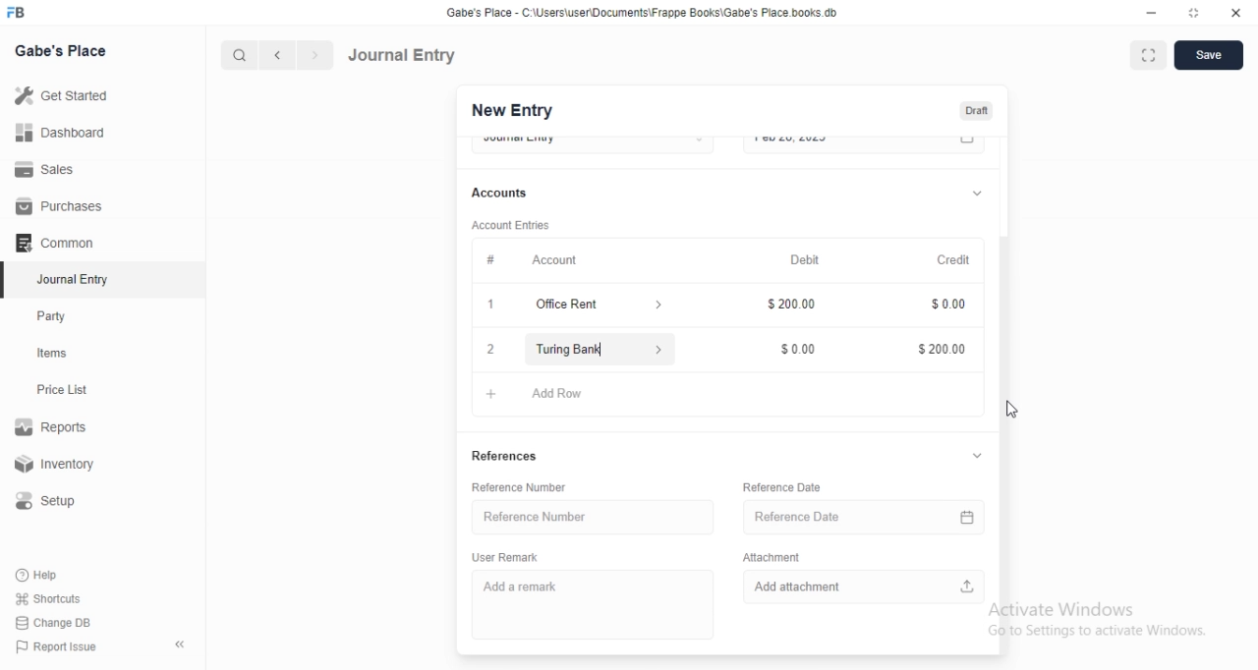 Image resolution: width=1258 pixels, height=670 pixels. I want to click on Add a remark, so click(529, 586).